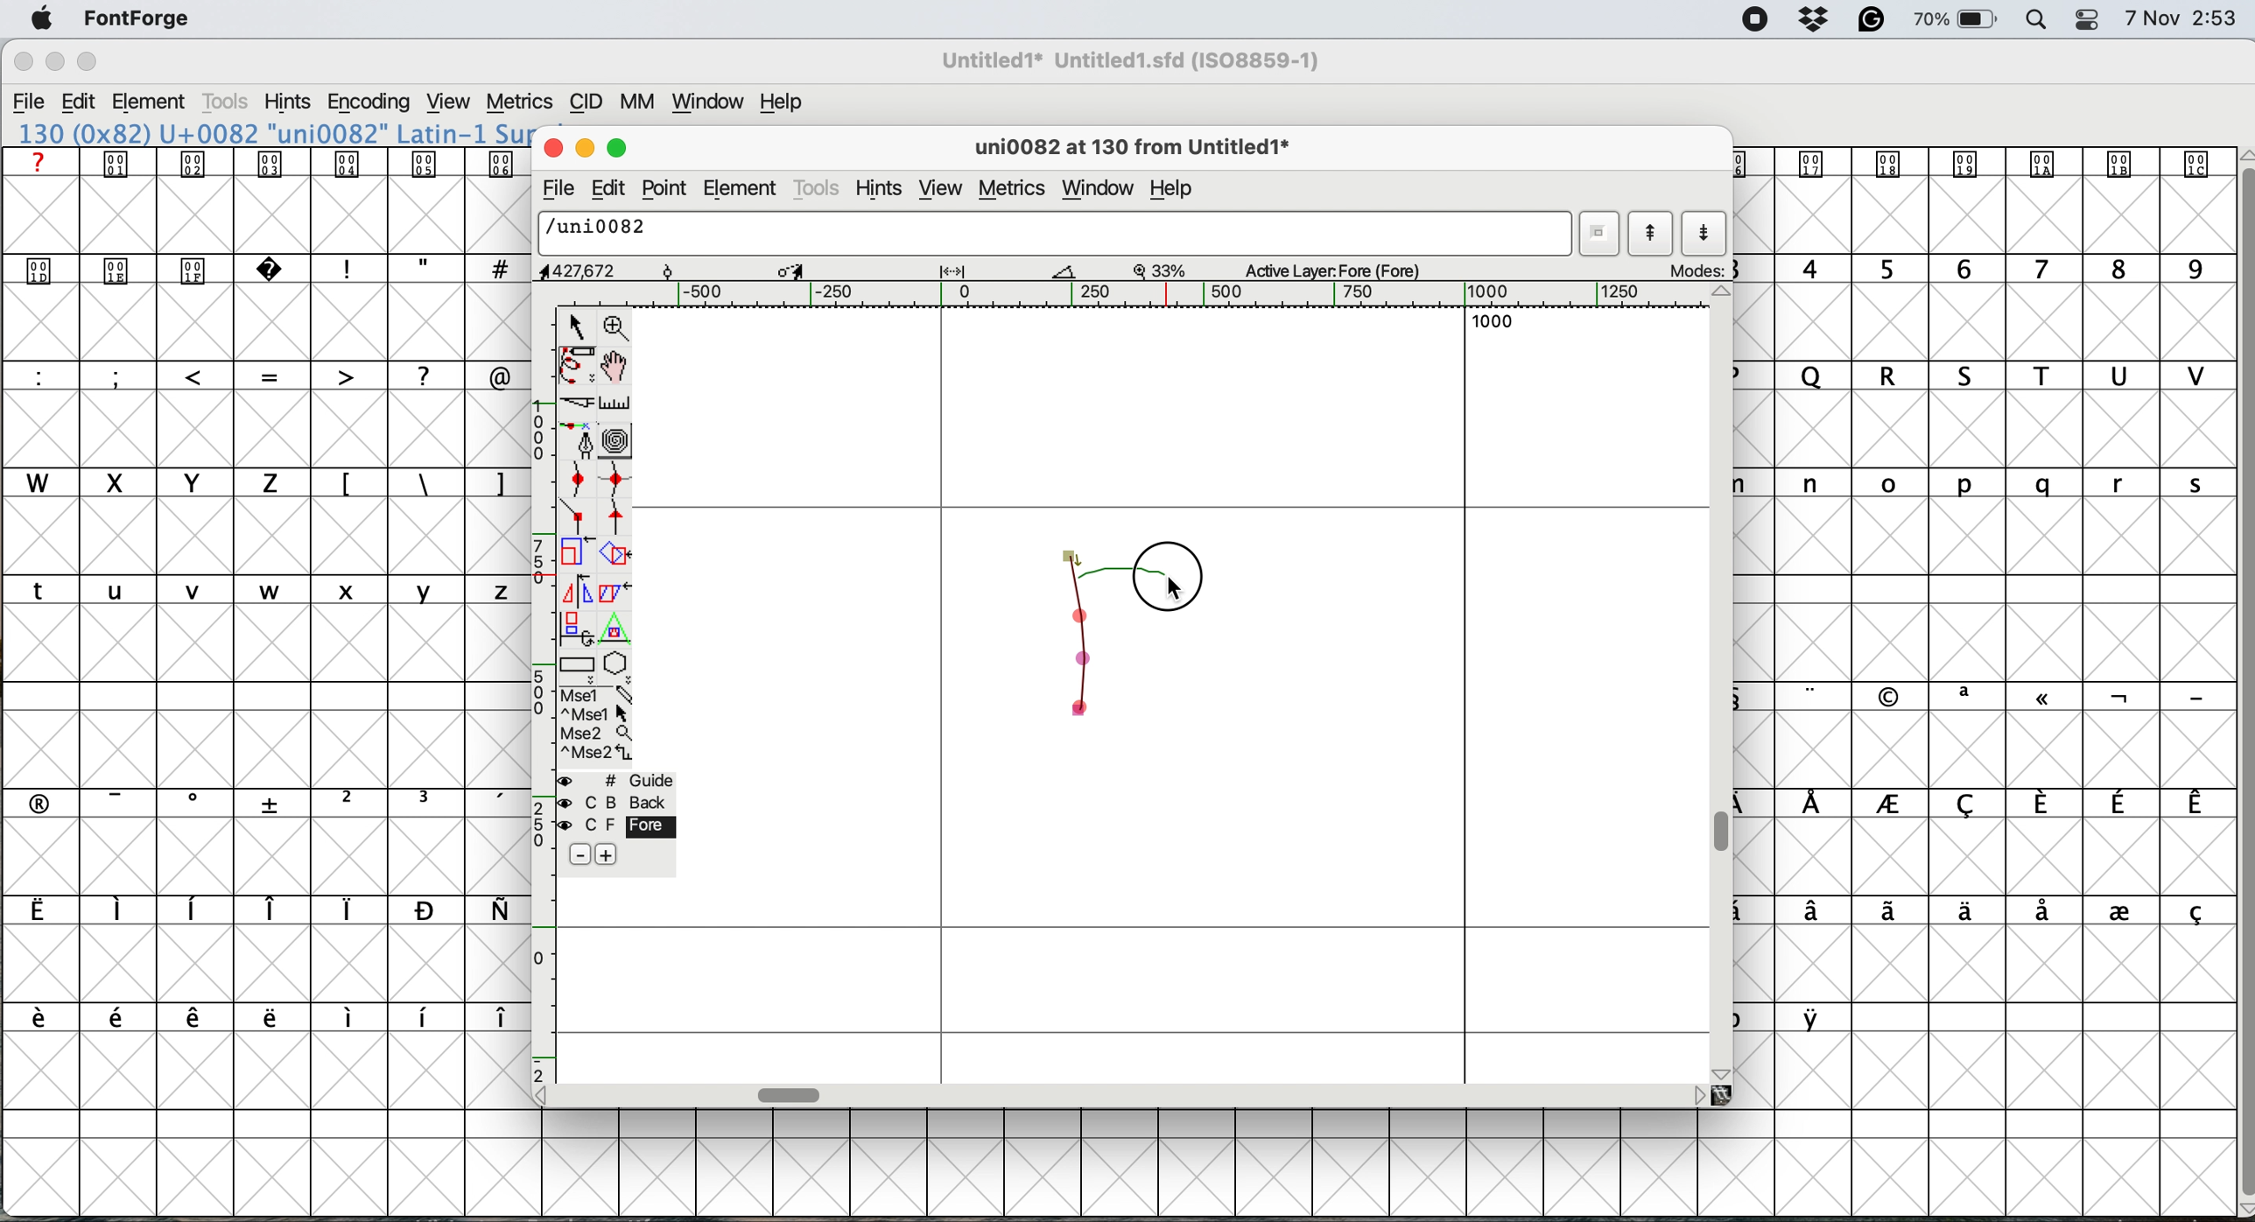 Image resolution: width=2255 pixels, height=1222 pixels. What do you see at coordinates (578, 324) in the screenshot?
I see `select` at bounding box center [578, 324].